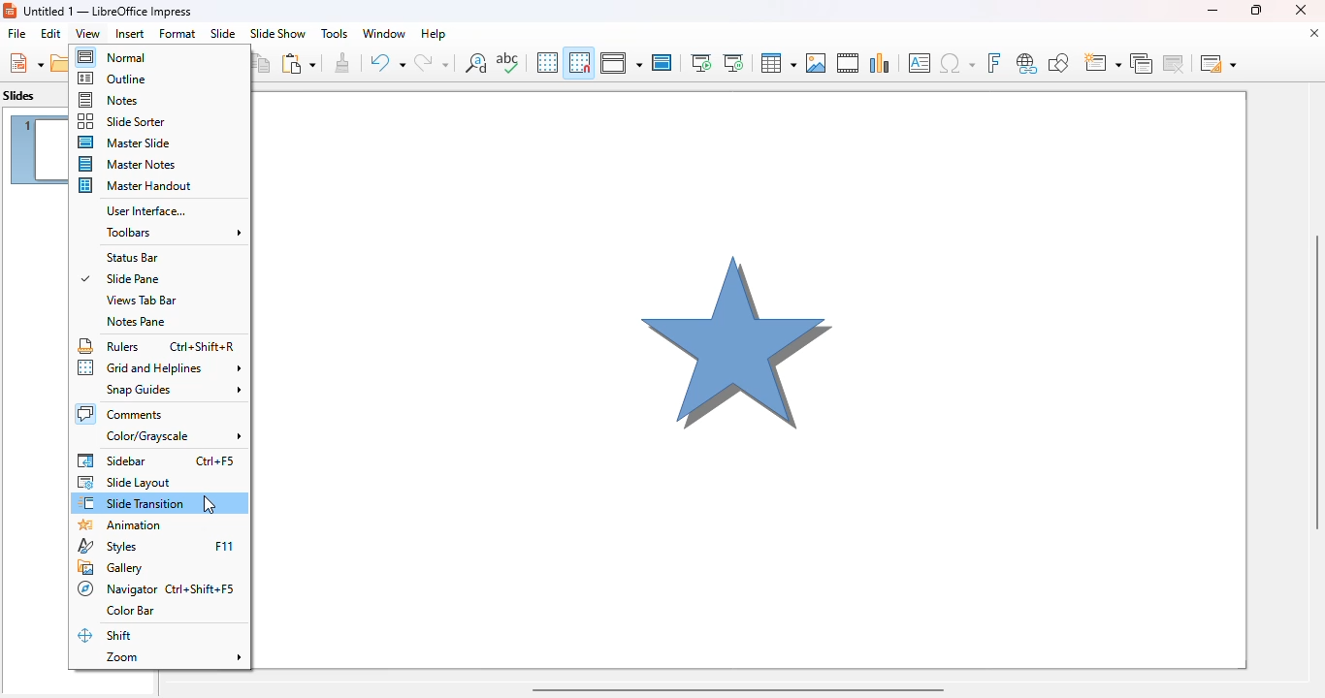  I want to click on gallery, so click(111, 568).